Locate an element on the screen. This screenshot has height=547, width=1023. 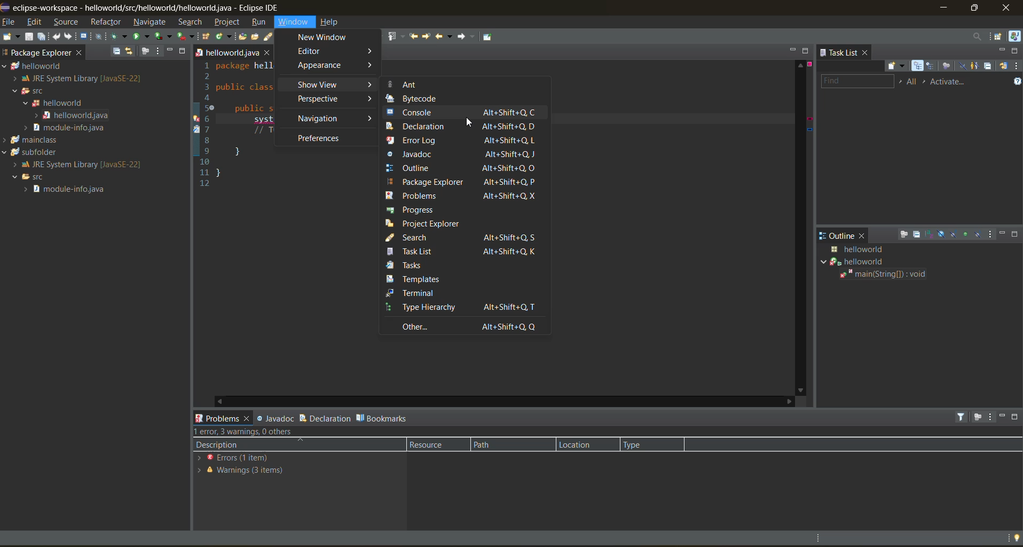
perspective is located at coordinates (333, 98).